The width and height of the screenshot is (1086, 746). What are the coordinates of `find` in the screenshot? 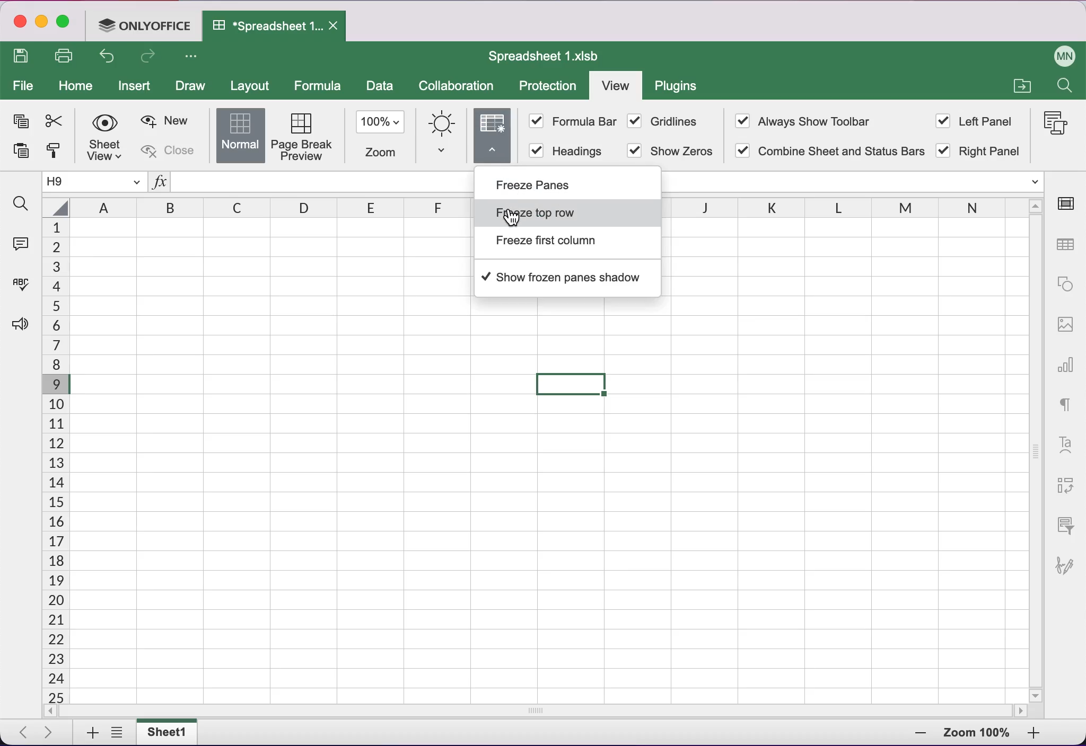 It's located at (1066, 86).